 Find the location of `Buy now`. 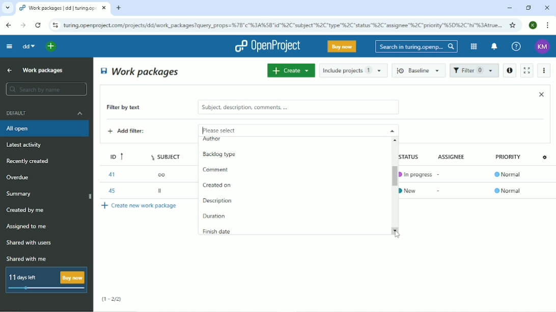

Buy now is located at coordinates (342, 46).